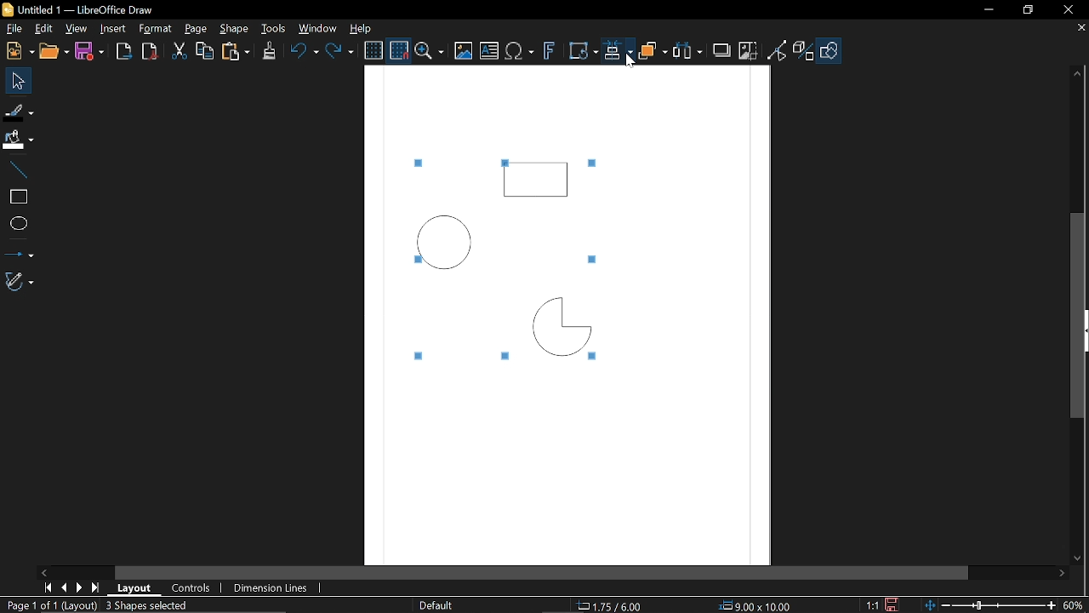 This screenshot has width=1089, height=613. What do you see at coordinates (986, 604) in the screenshot?
I see `Change zoom` at bounding box center [986, 604].